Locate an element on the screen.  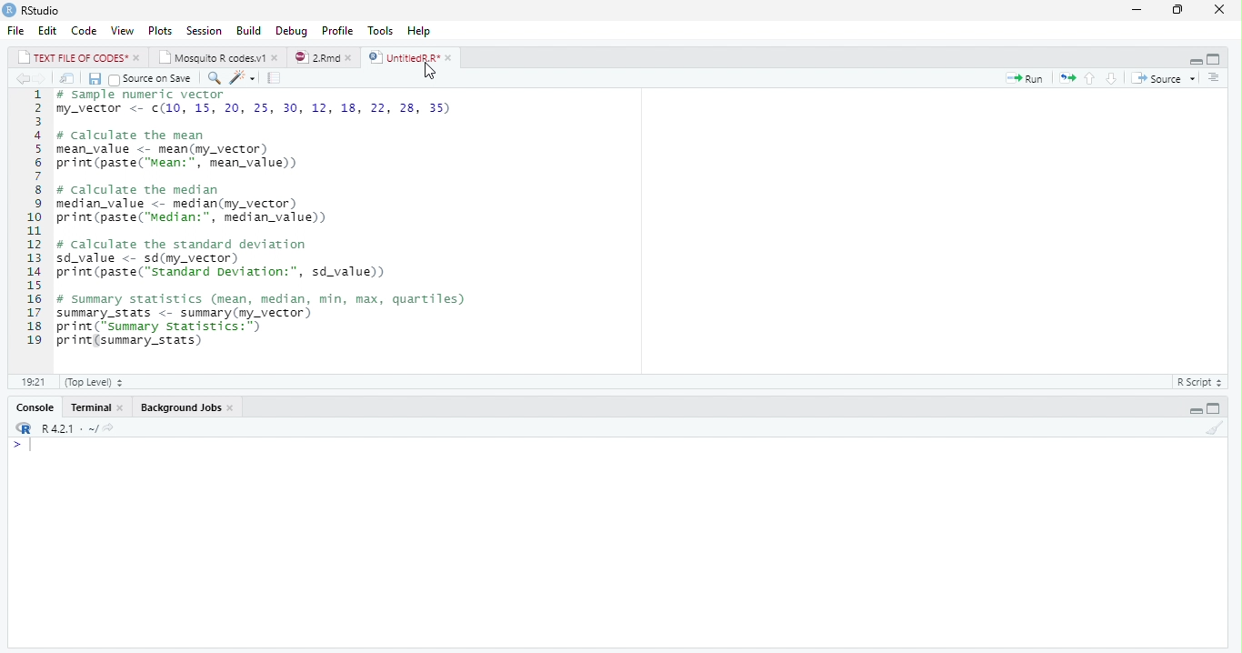
previous section is located at coordinates (1090, 79).